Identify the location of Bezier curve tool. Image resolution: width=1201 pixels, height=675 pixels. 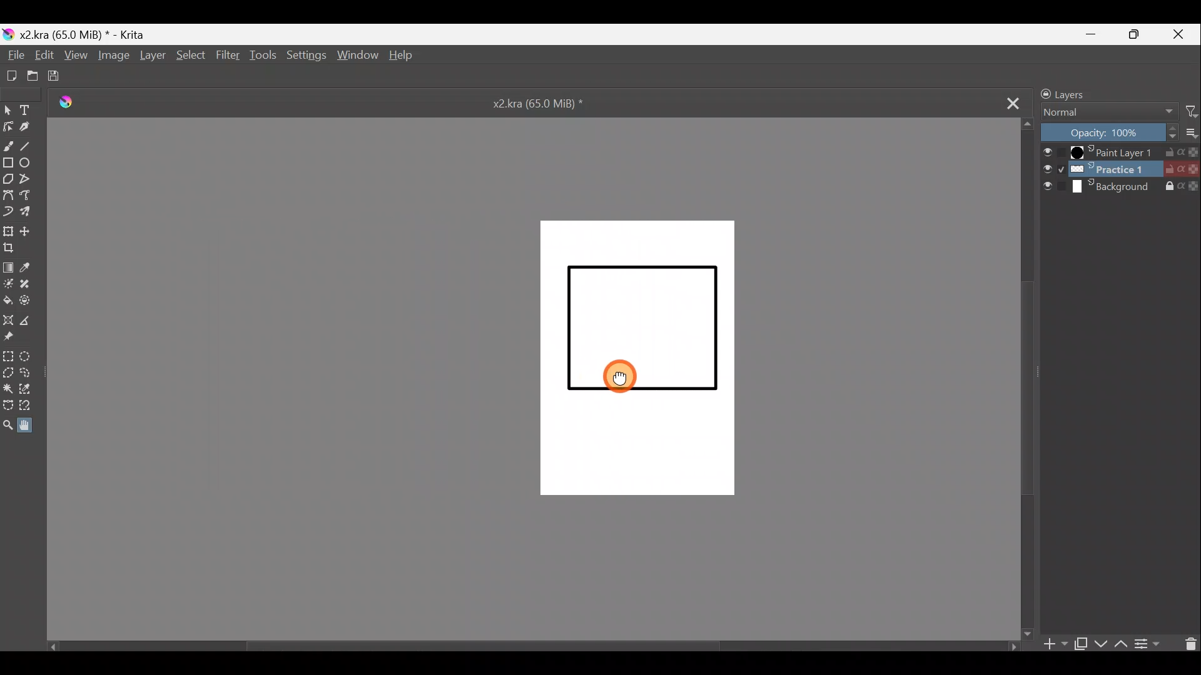
(8, 194).